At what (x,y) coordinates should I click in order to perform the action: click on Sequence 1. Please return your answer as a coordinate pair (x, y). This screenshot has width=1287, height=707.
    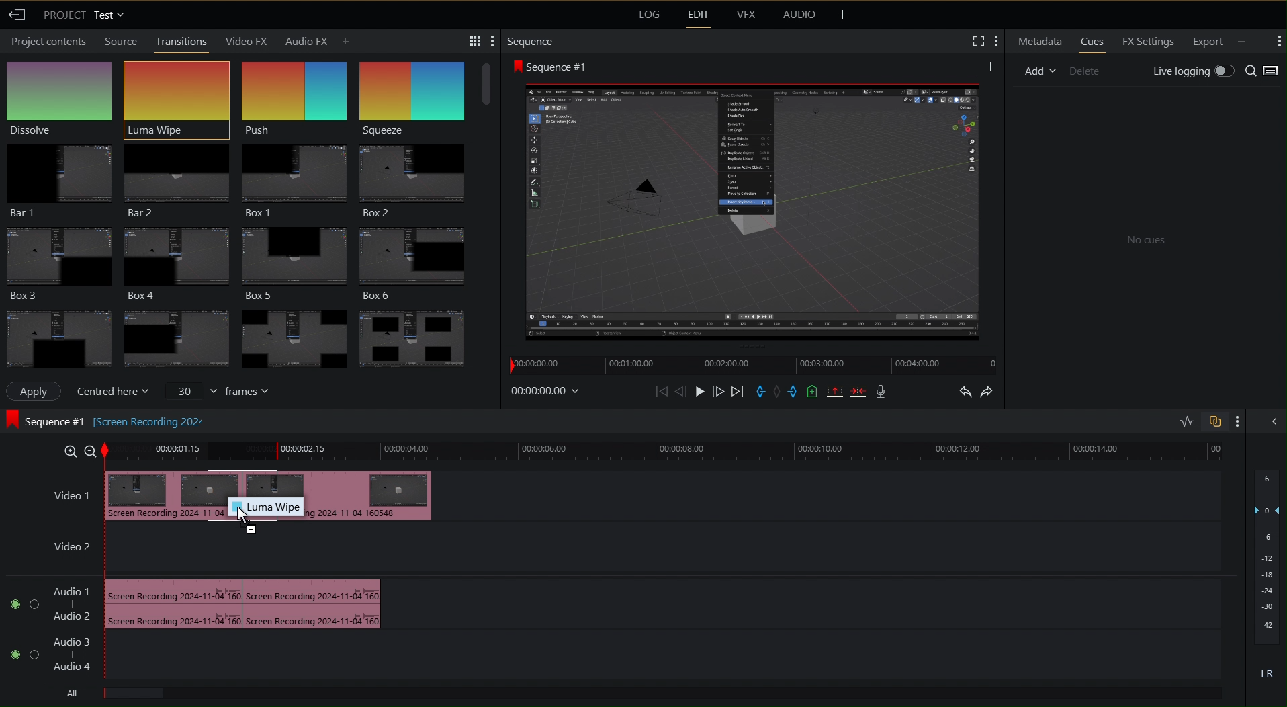
    Looking at the image, I should click on (549, 65).